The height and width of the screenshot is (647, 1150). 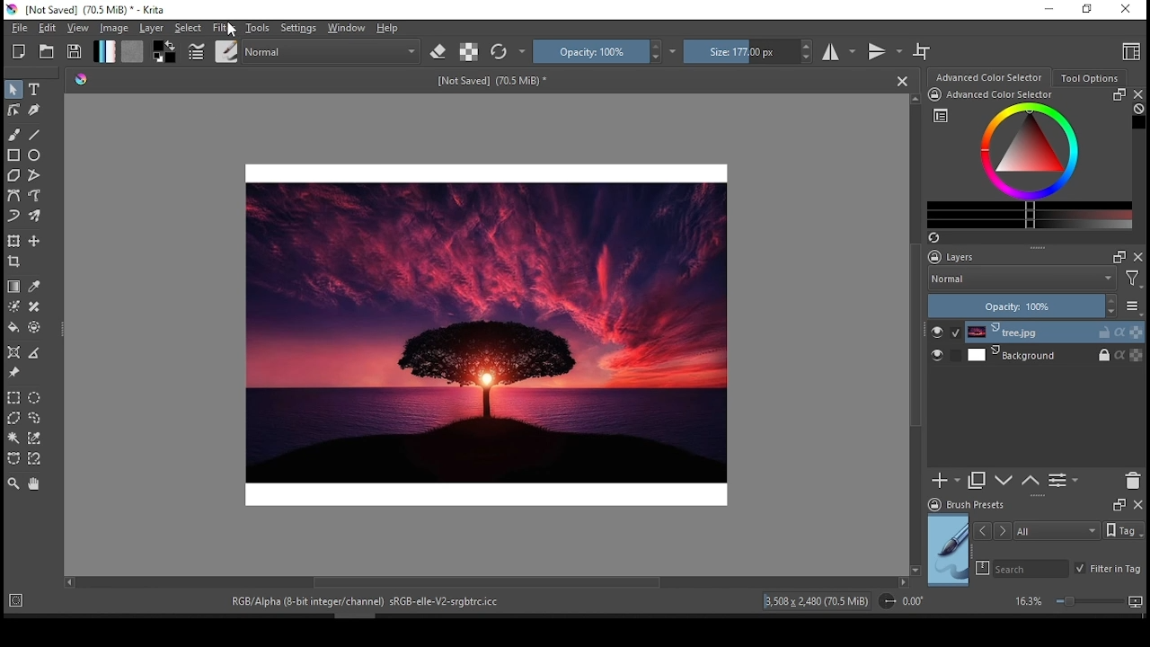 I want to click on open, so click(x=47, y=52).